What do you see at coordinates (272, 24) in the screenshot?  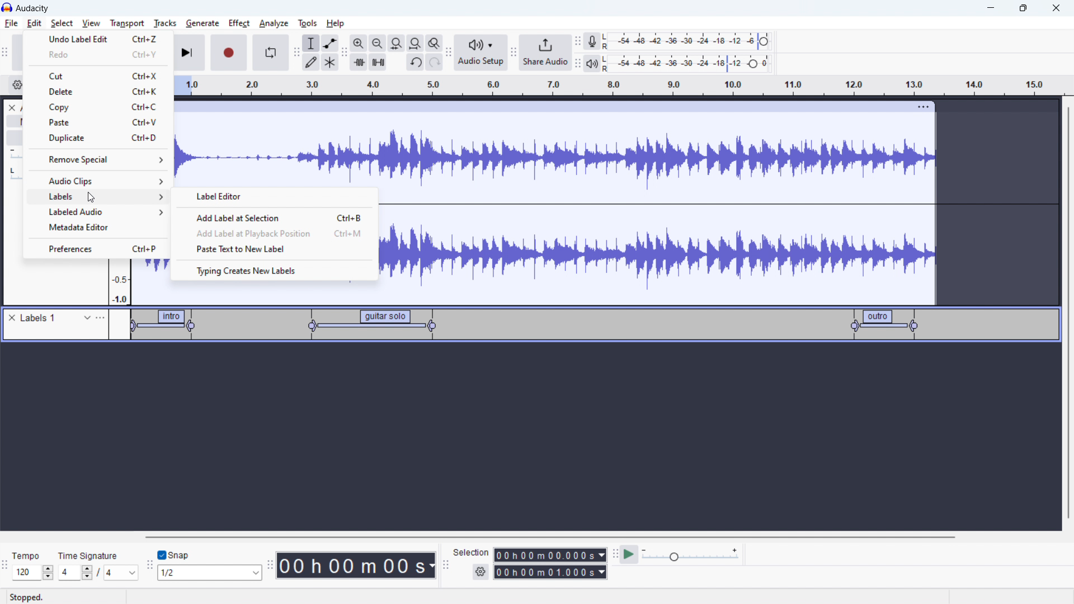 I see `analyze` at bounding box center [272, 24].